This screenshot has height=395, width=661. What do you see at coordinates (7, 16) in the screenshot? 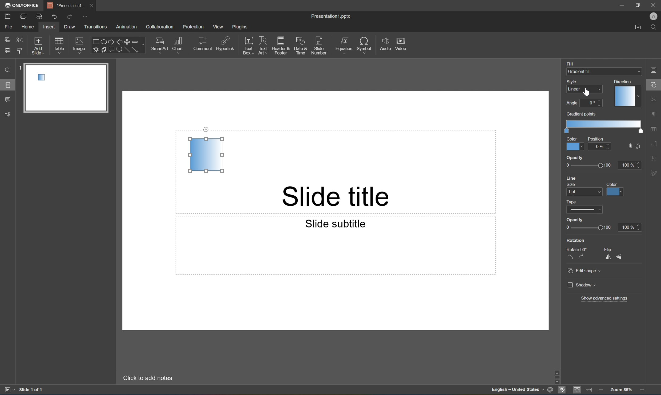
I see `Save` at bounding box center [7, 16].